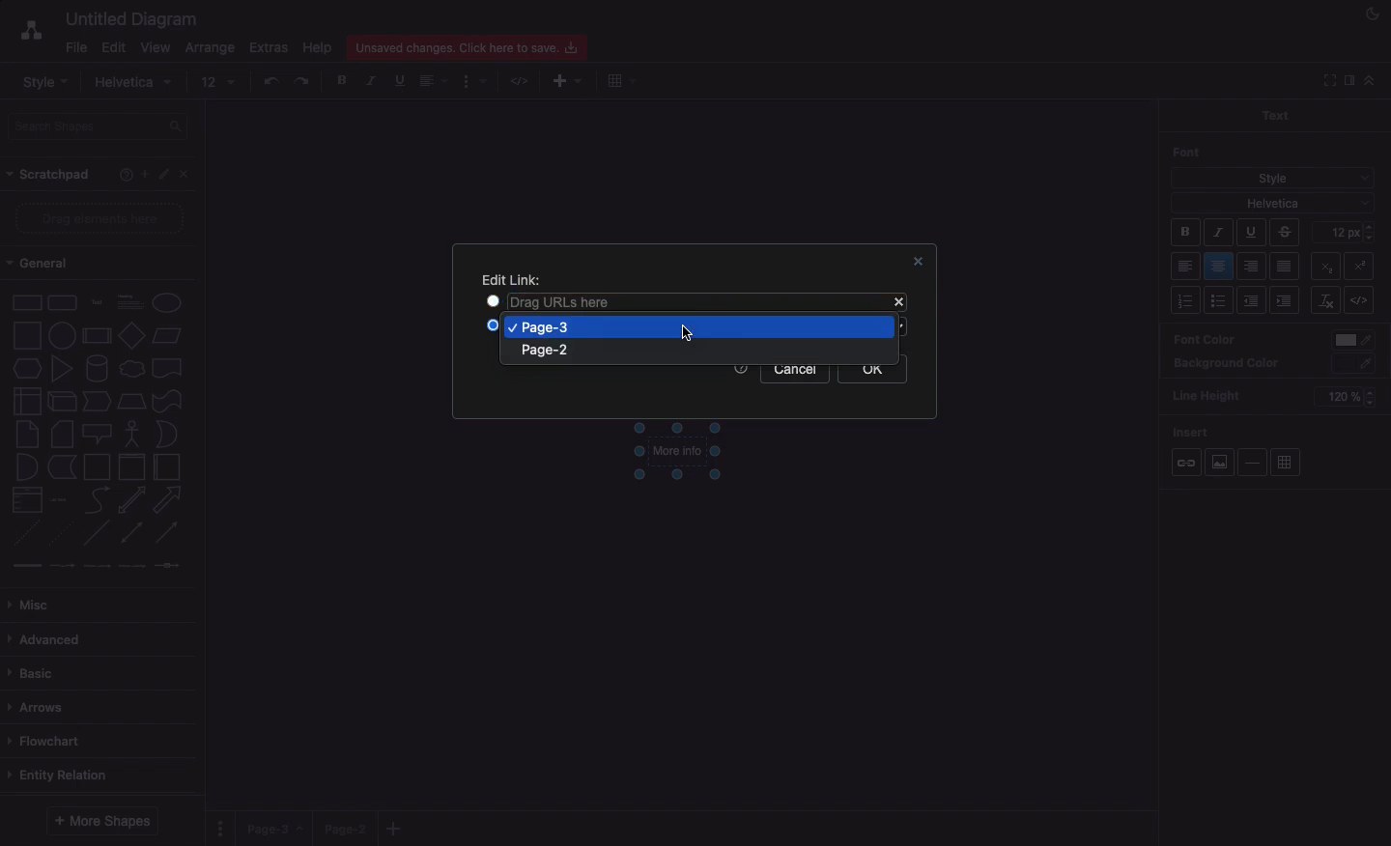 This screenshot has height=846, width=1391. Describe the element at coordinates (550, 352) in the screenshot. I see `Page 2` at that location.